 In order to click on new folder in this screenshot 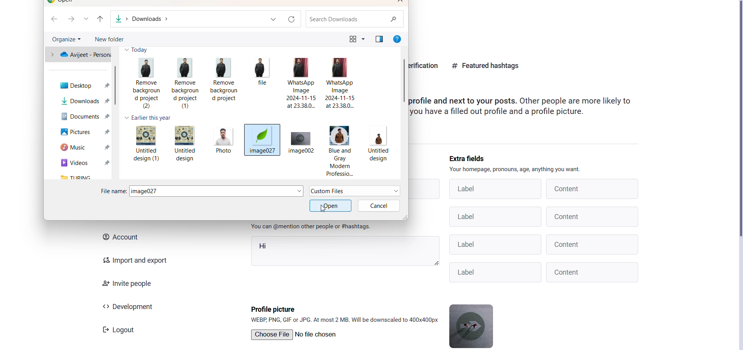, I will do `click(112, 40)`.